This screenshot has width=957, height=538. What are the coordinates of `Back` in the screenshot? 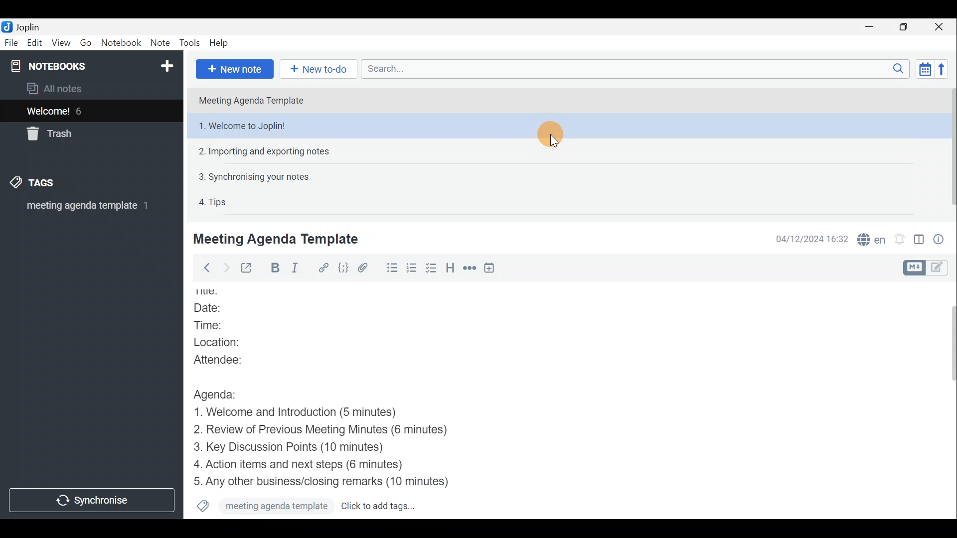 It's located at (204, 269).